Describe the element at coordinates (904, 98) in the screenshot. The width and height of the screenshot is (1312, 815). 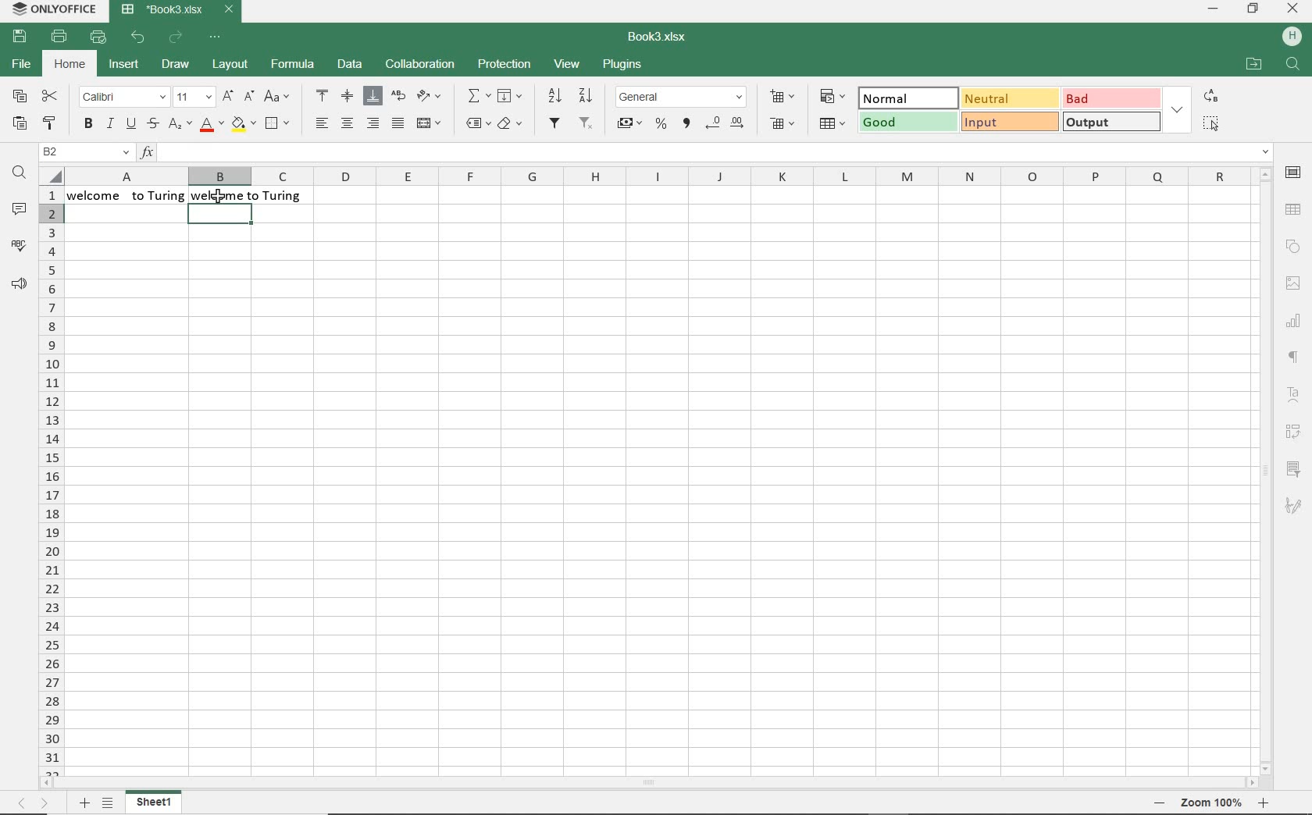
I see `normal` at that location.